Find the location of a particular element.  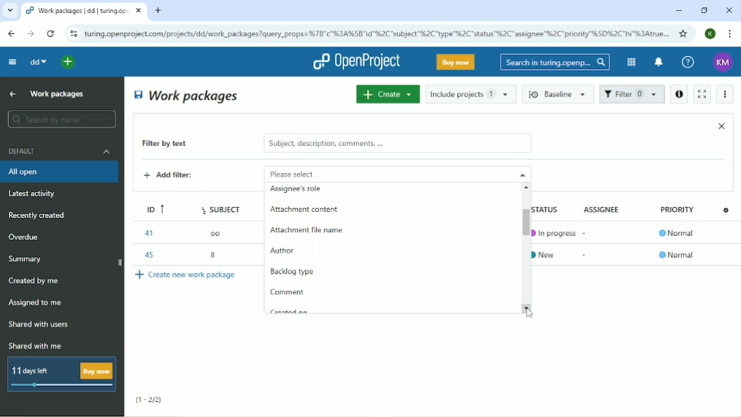

Shared with users is located at coordinates (39, 325).